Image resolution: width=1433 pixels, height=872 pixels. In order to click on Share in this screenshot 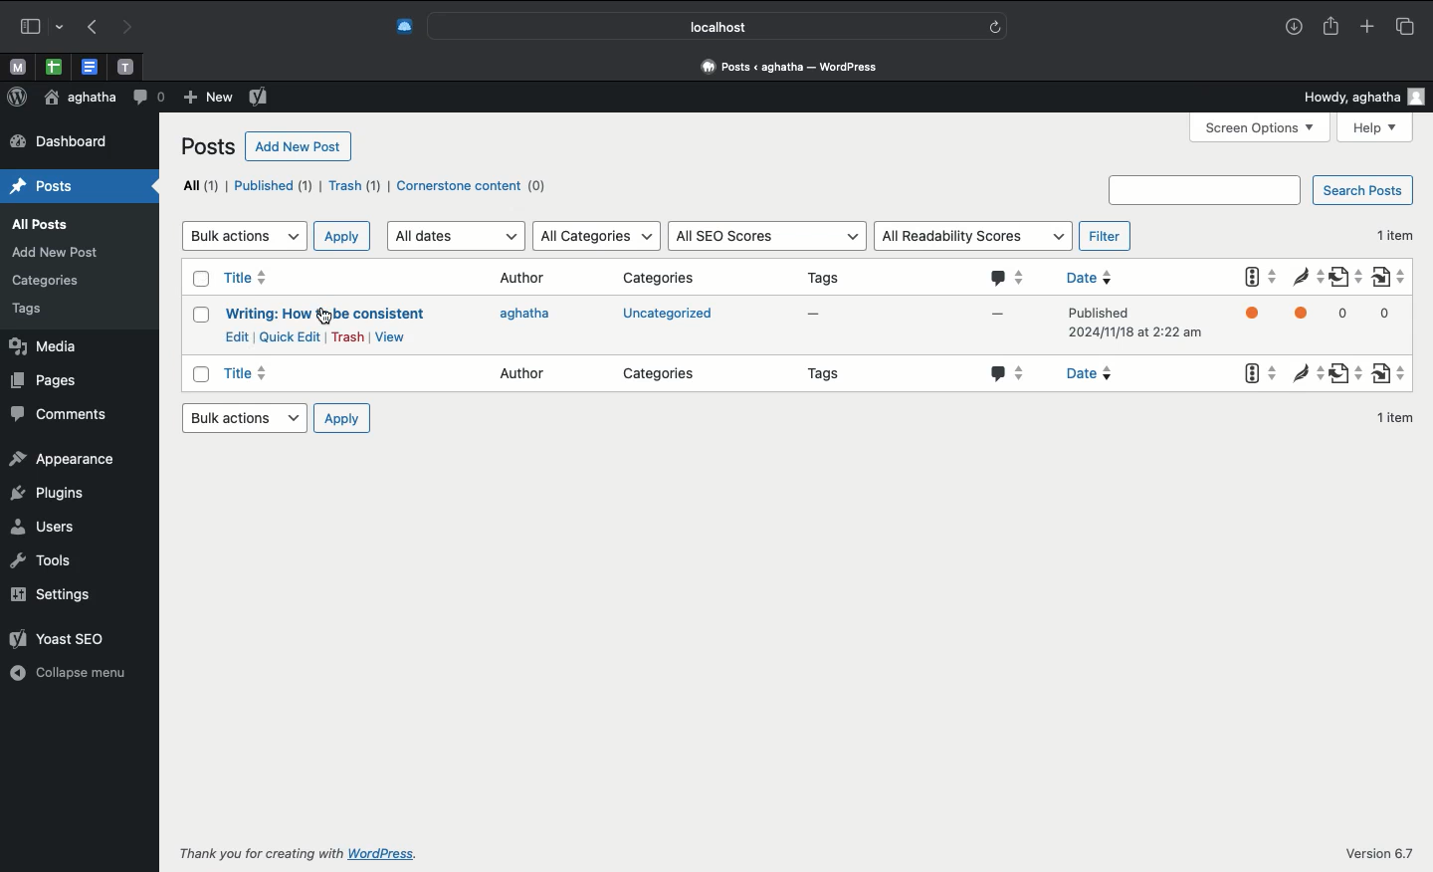, I will do `click(1333, 27)`.